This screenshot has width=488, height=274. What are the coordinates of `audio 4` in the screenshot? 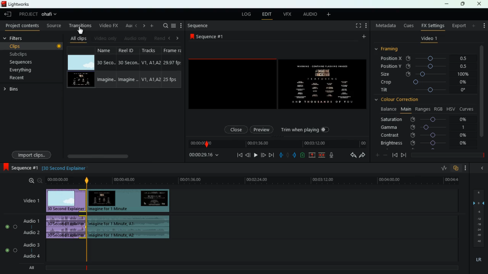 It's located at (31, 256).